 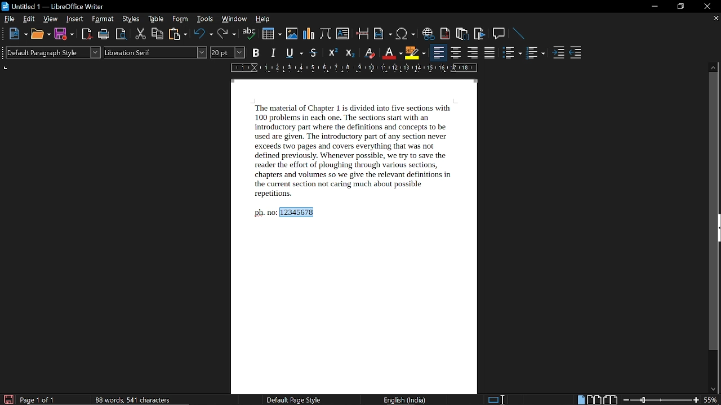 I want to click on insert text, so click(x=344, y=33).